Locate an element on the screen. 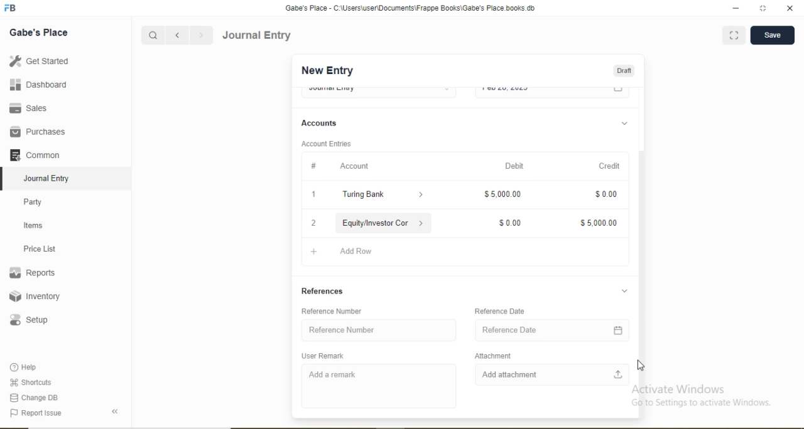 The image size is (804, 429). References is located at coordinates (323, 291).